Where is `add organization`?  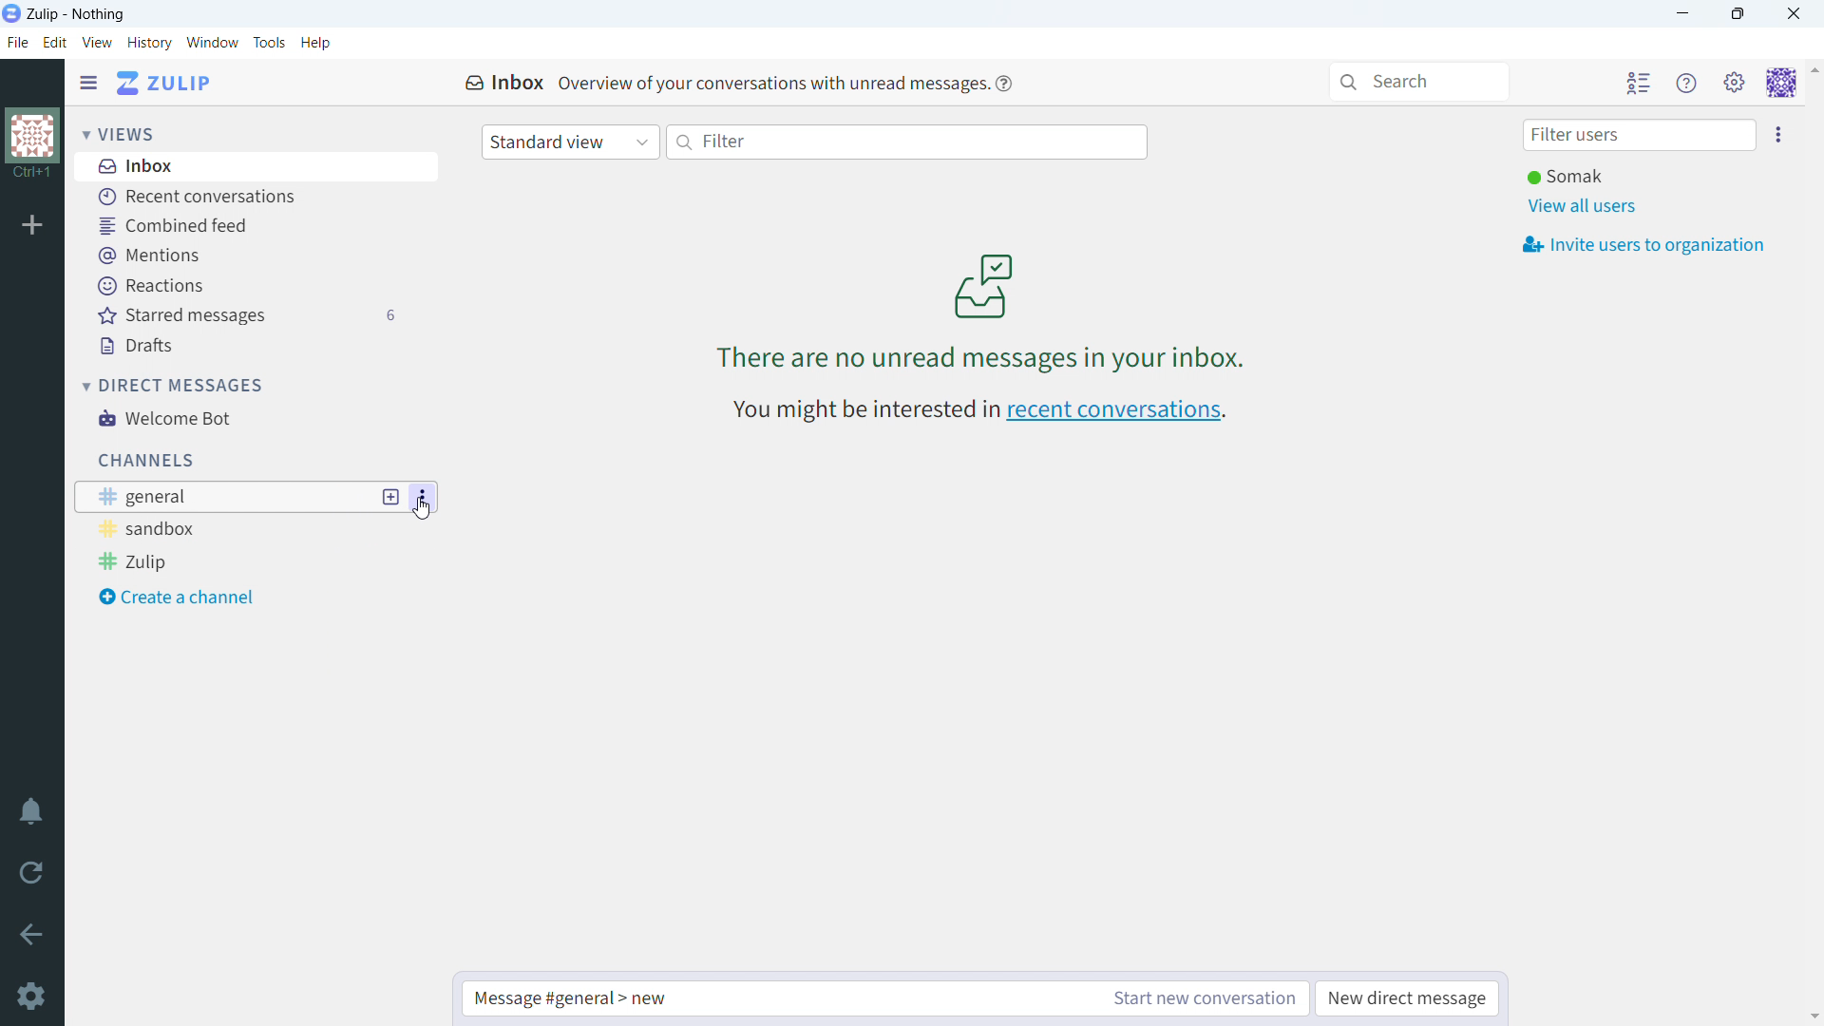 add organization is located at coordinates (31, 223).